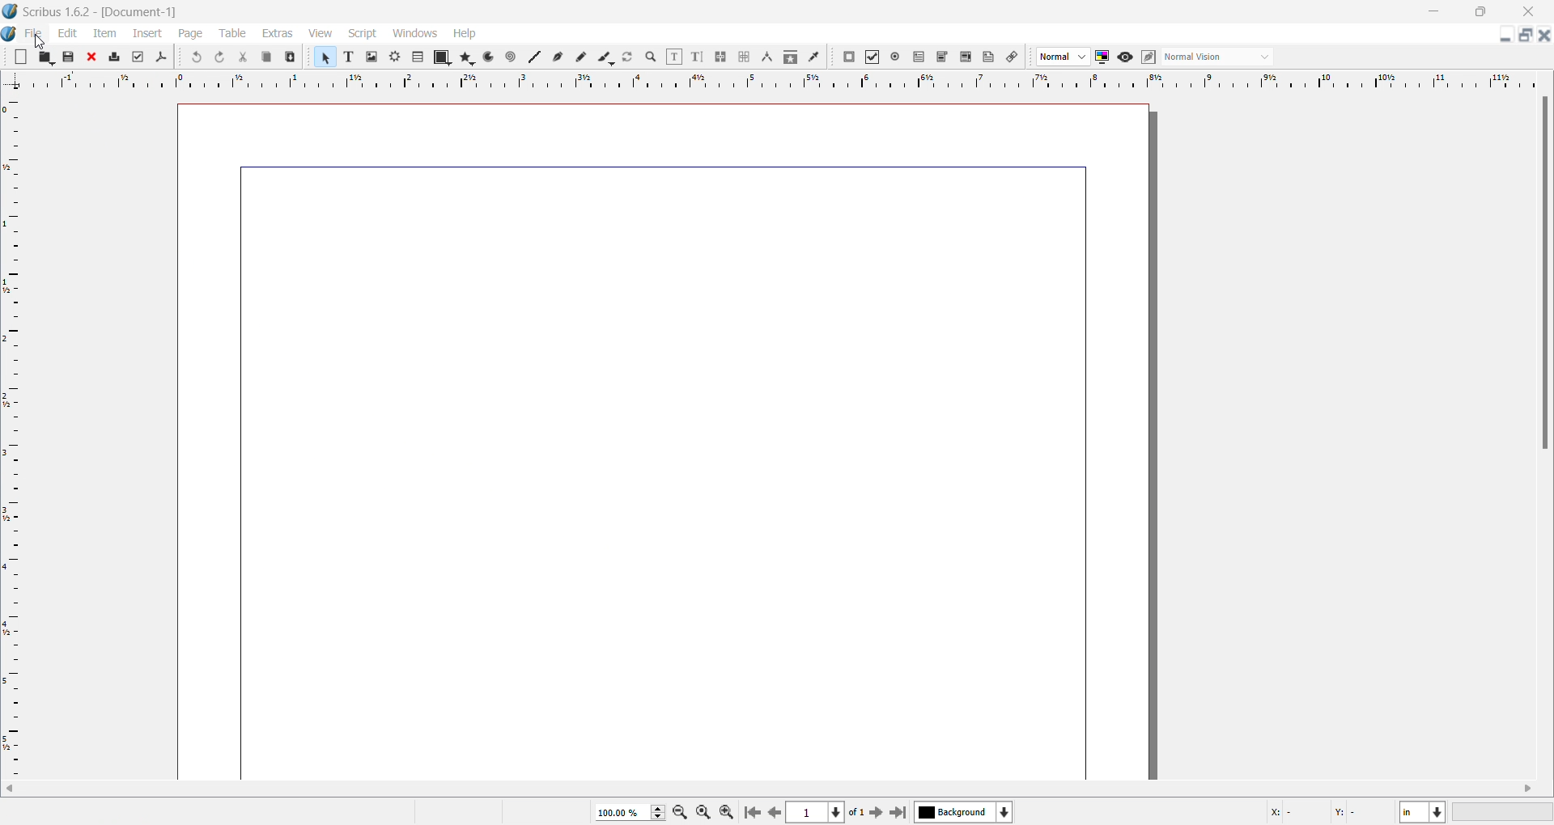 This screenshot has width=1554, height=825. Describe the element at coordinates (692, 58) in the screenshot. I see `icon` at that location.